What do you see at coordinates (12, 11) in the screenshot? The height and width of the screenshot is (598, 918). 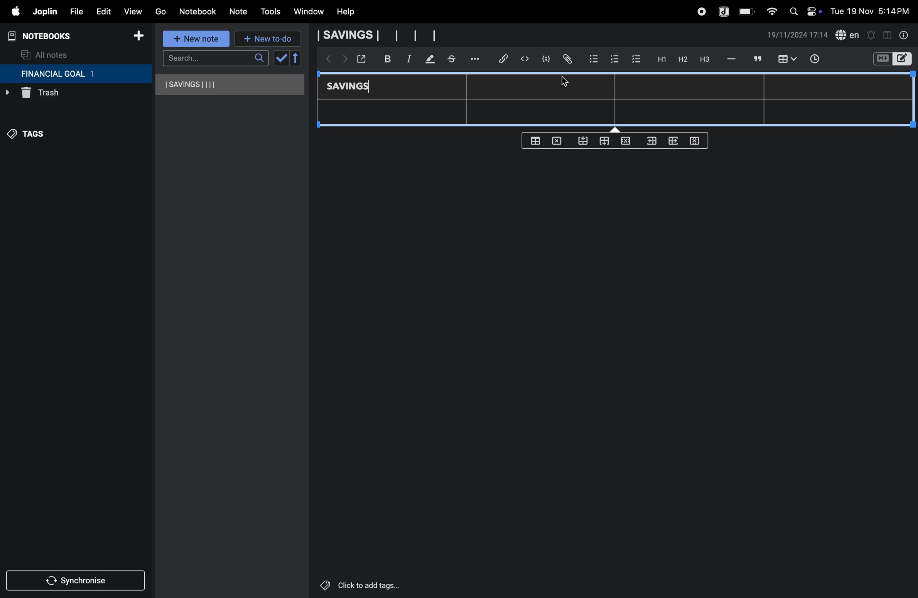 I see `apple menu` at bounding box center [12, 11].